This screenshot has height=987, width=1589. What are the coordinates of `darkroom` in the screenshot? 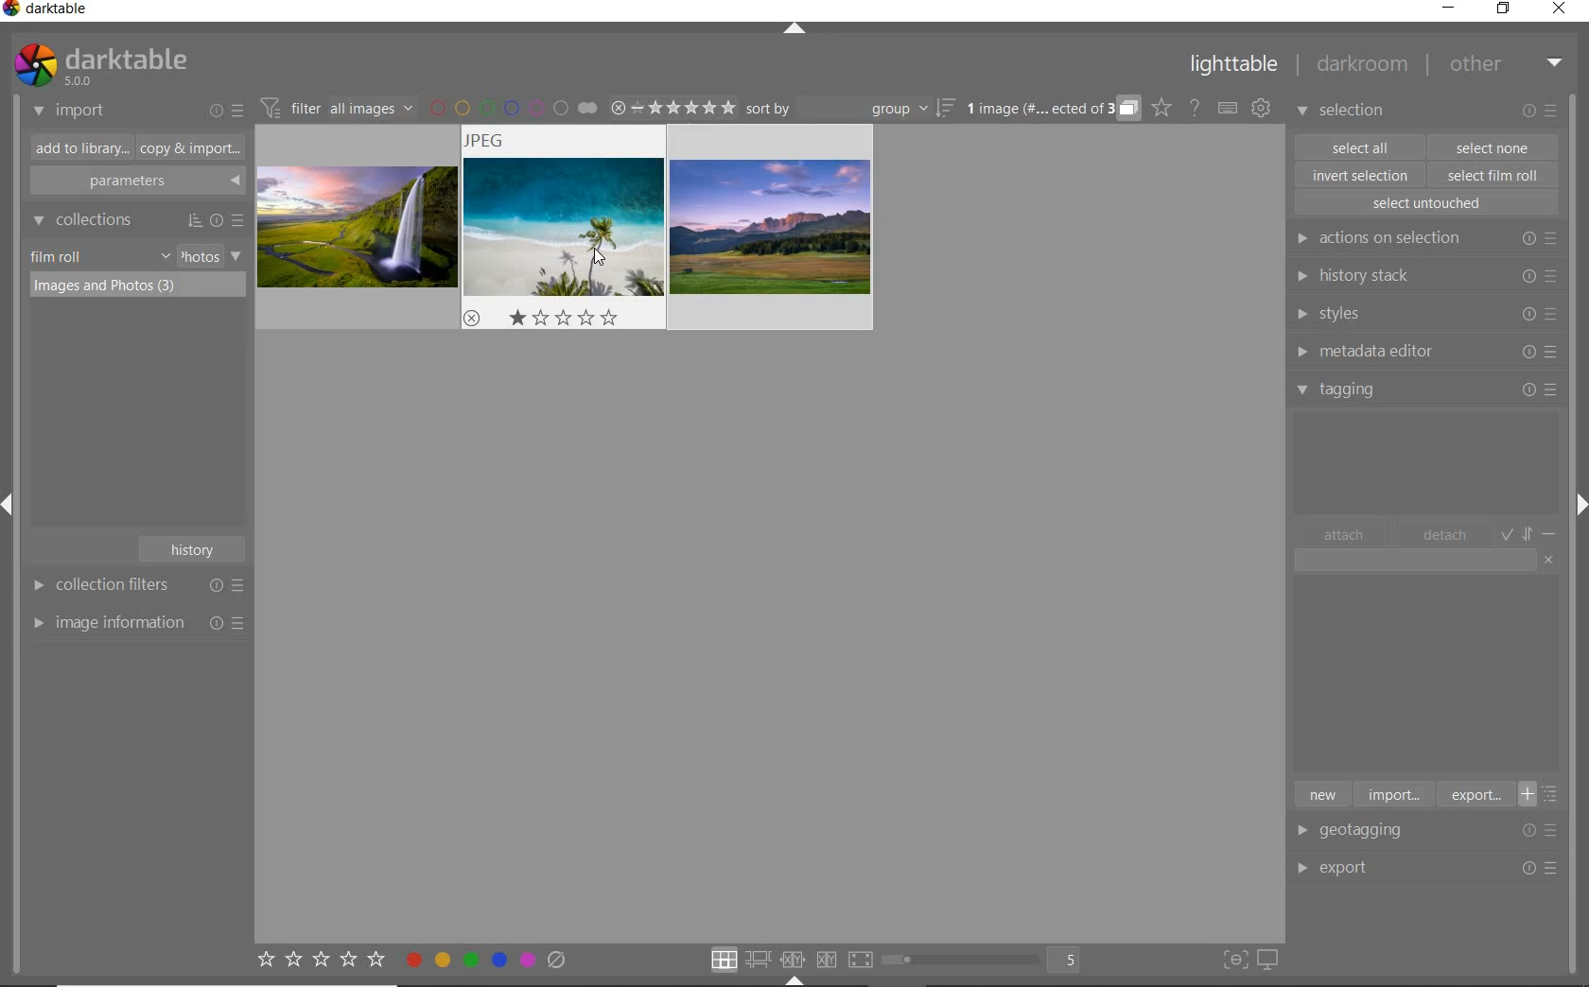 It's located at (1363, 67).